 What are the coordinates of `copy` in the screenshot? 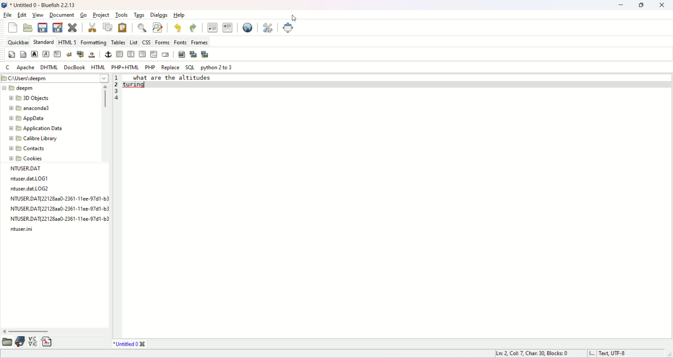 It's located at (107, 27).